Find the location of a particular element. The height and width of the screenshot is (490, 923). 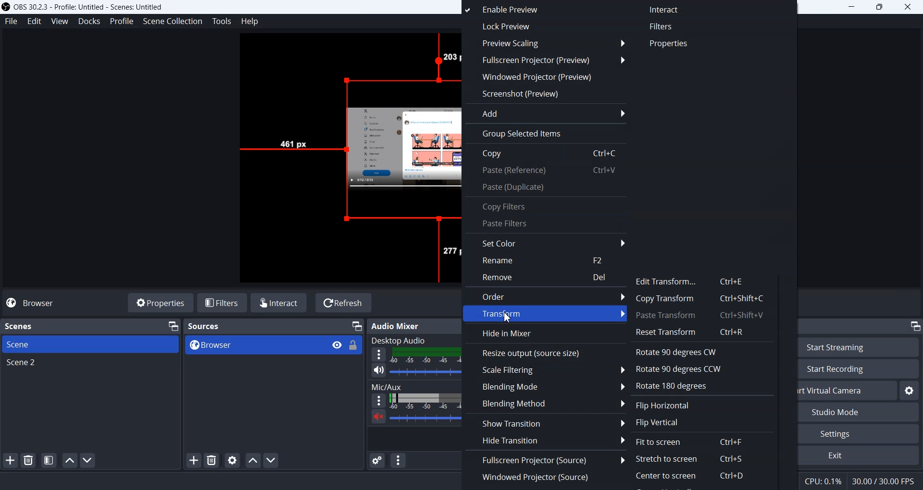

Cursor  is located at coordinates (509, 316).